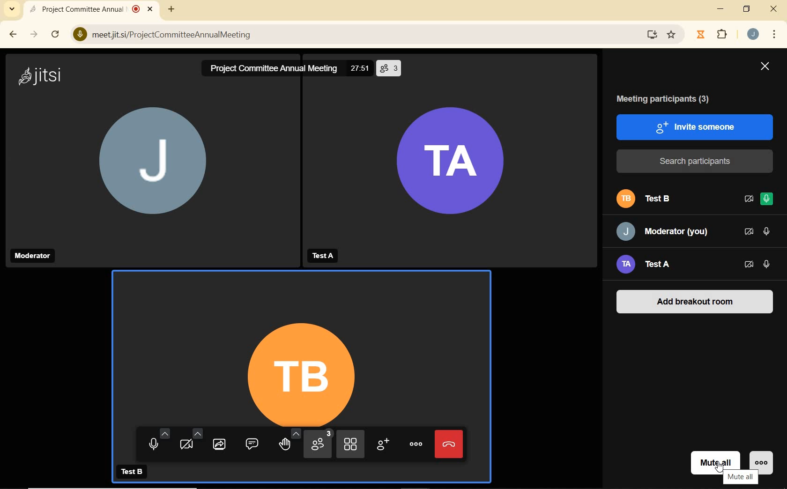 Image resolution: width=787 pixels, height=489 pixels. Describe the element at coordinates (31, 255) in the screenshot. I see `Moderator` at that location.